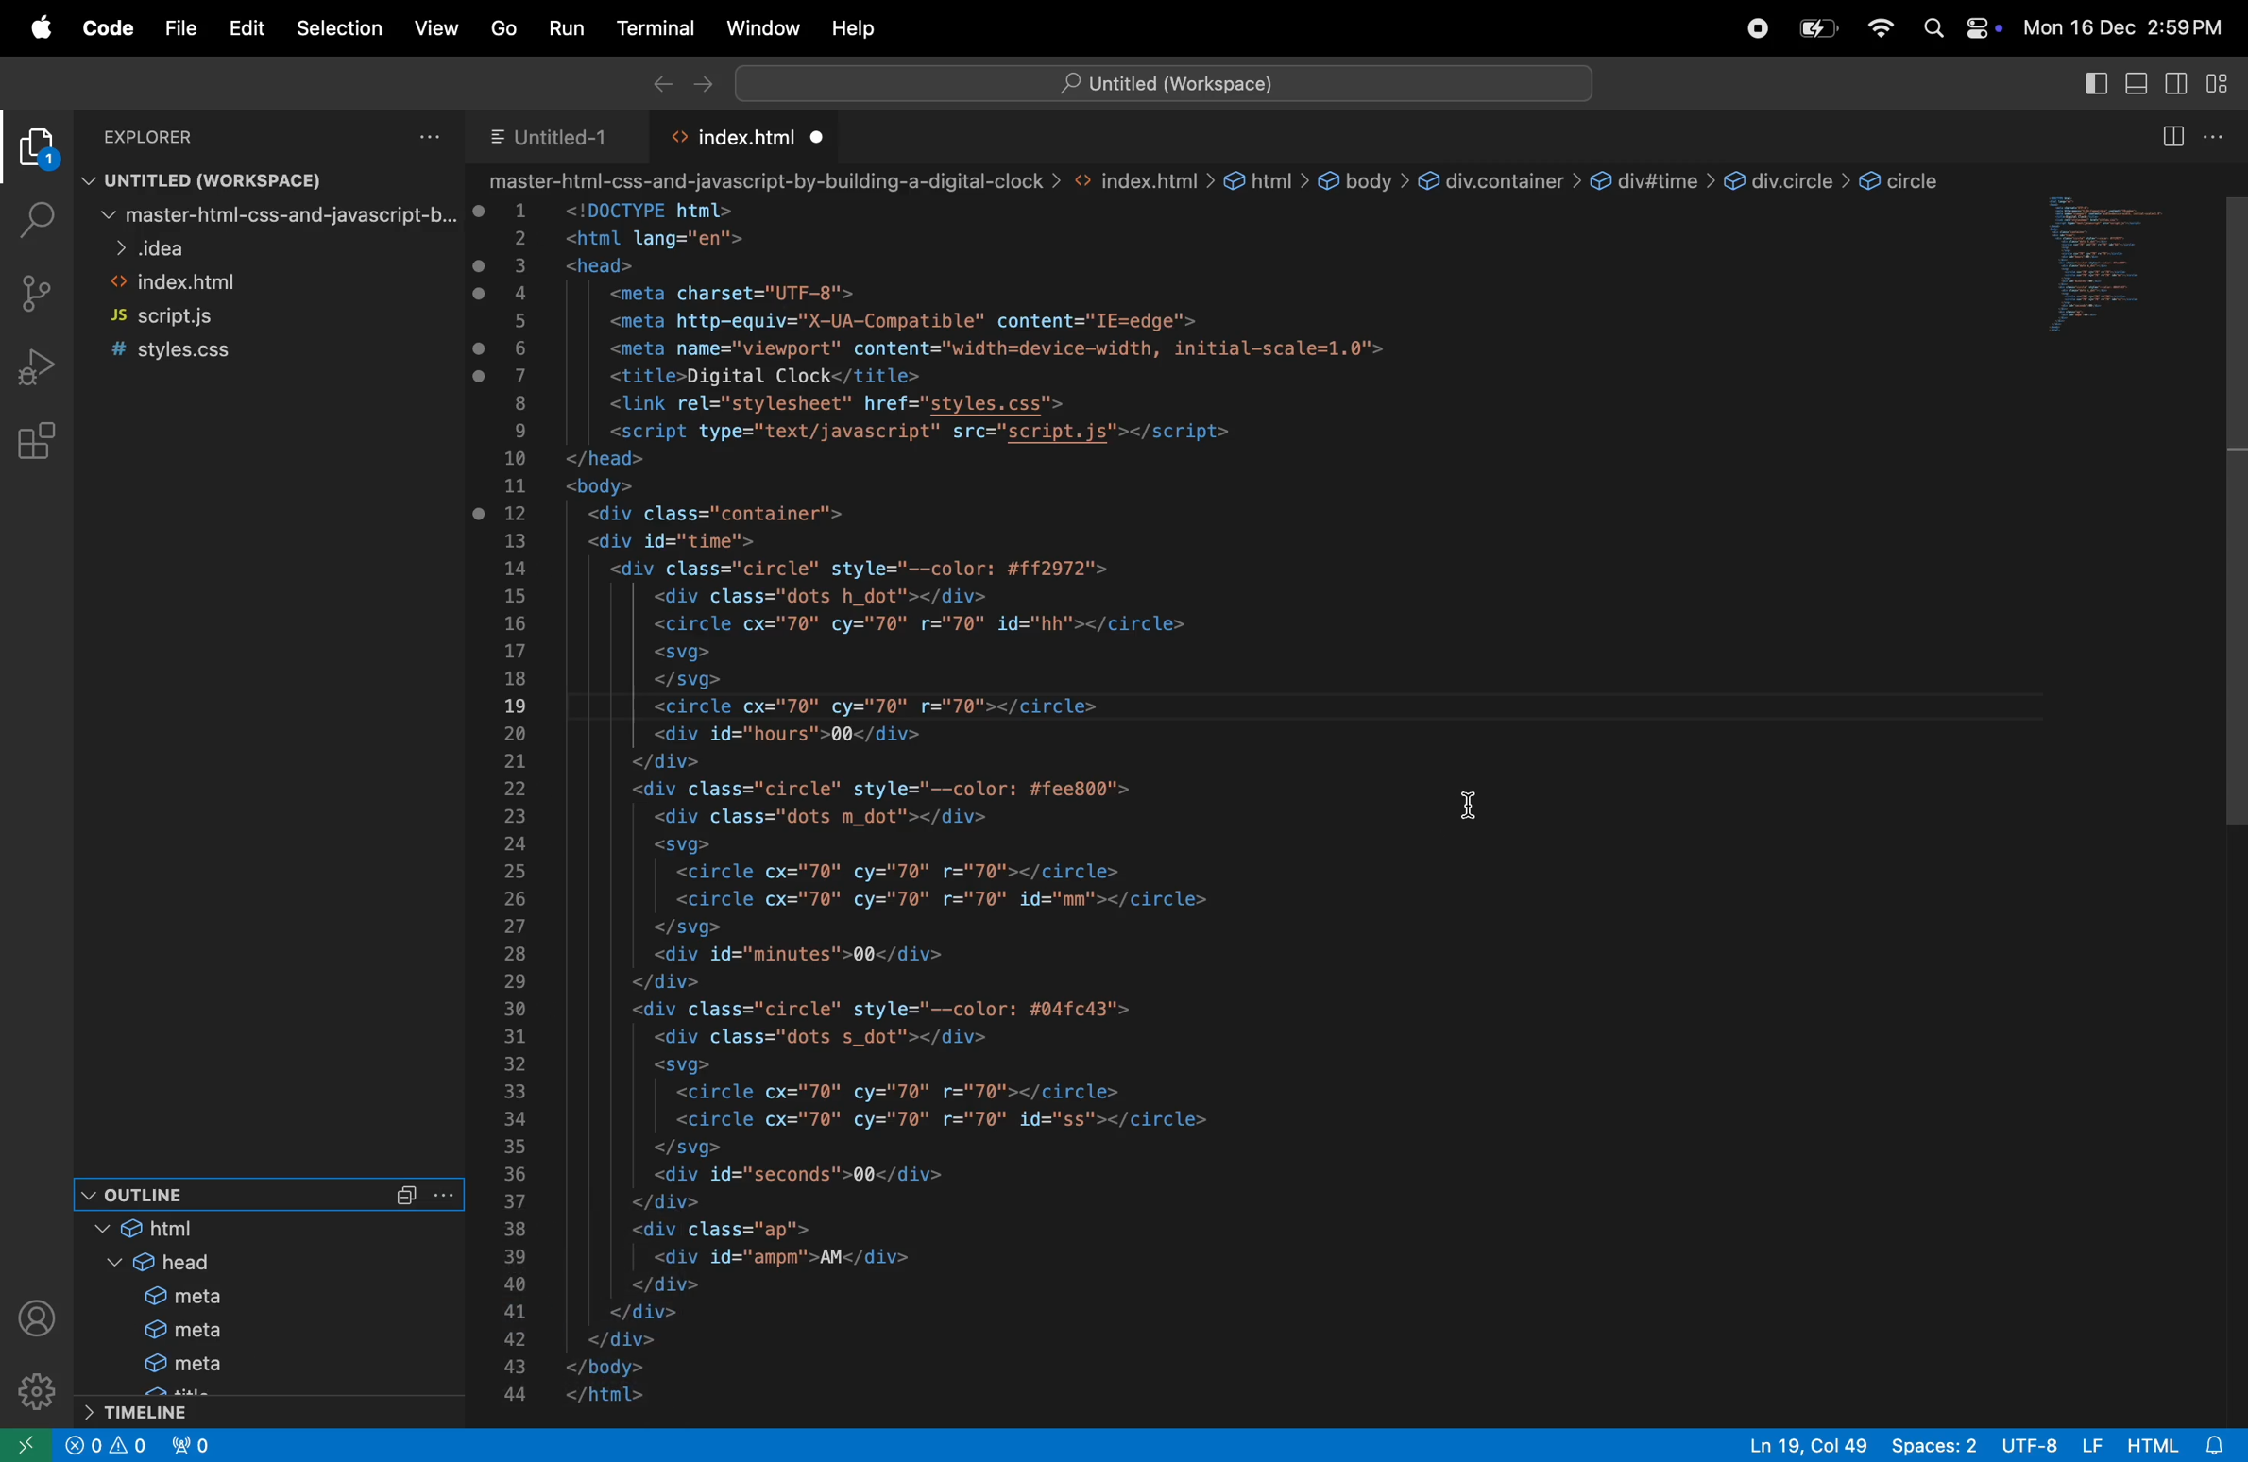 This screenshot has height=1462, width=2248. I want to click on script.js, so click(212, 316).